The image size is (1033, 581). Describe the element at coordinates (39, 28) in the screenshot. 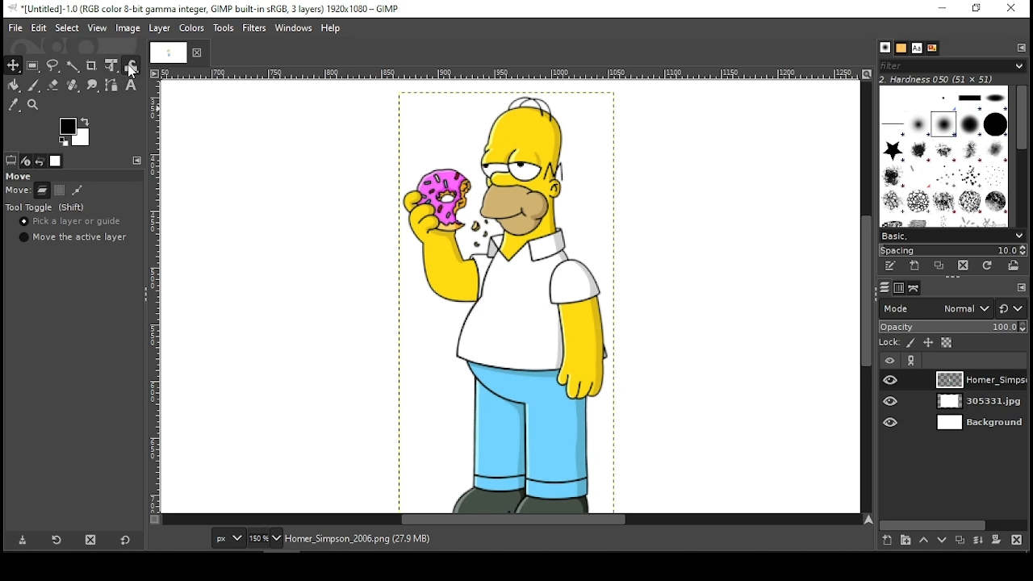

I see `edit` at that location.